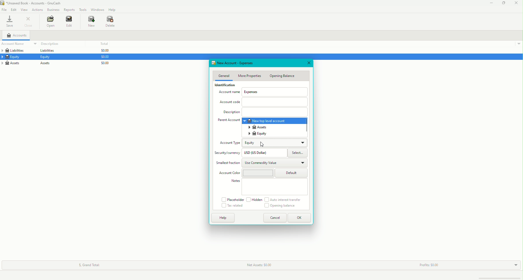  Describe the element at coordinates (229, 142) in the screenshot. I see `Account Type` at that location.